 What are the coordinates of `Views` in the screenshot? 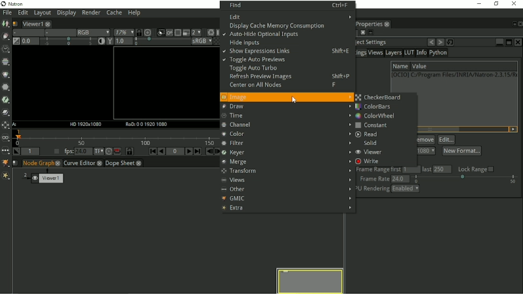 It's located at (6, 138).